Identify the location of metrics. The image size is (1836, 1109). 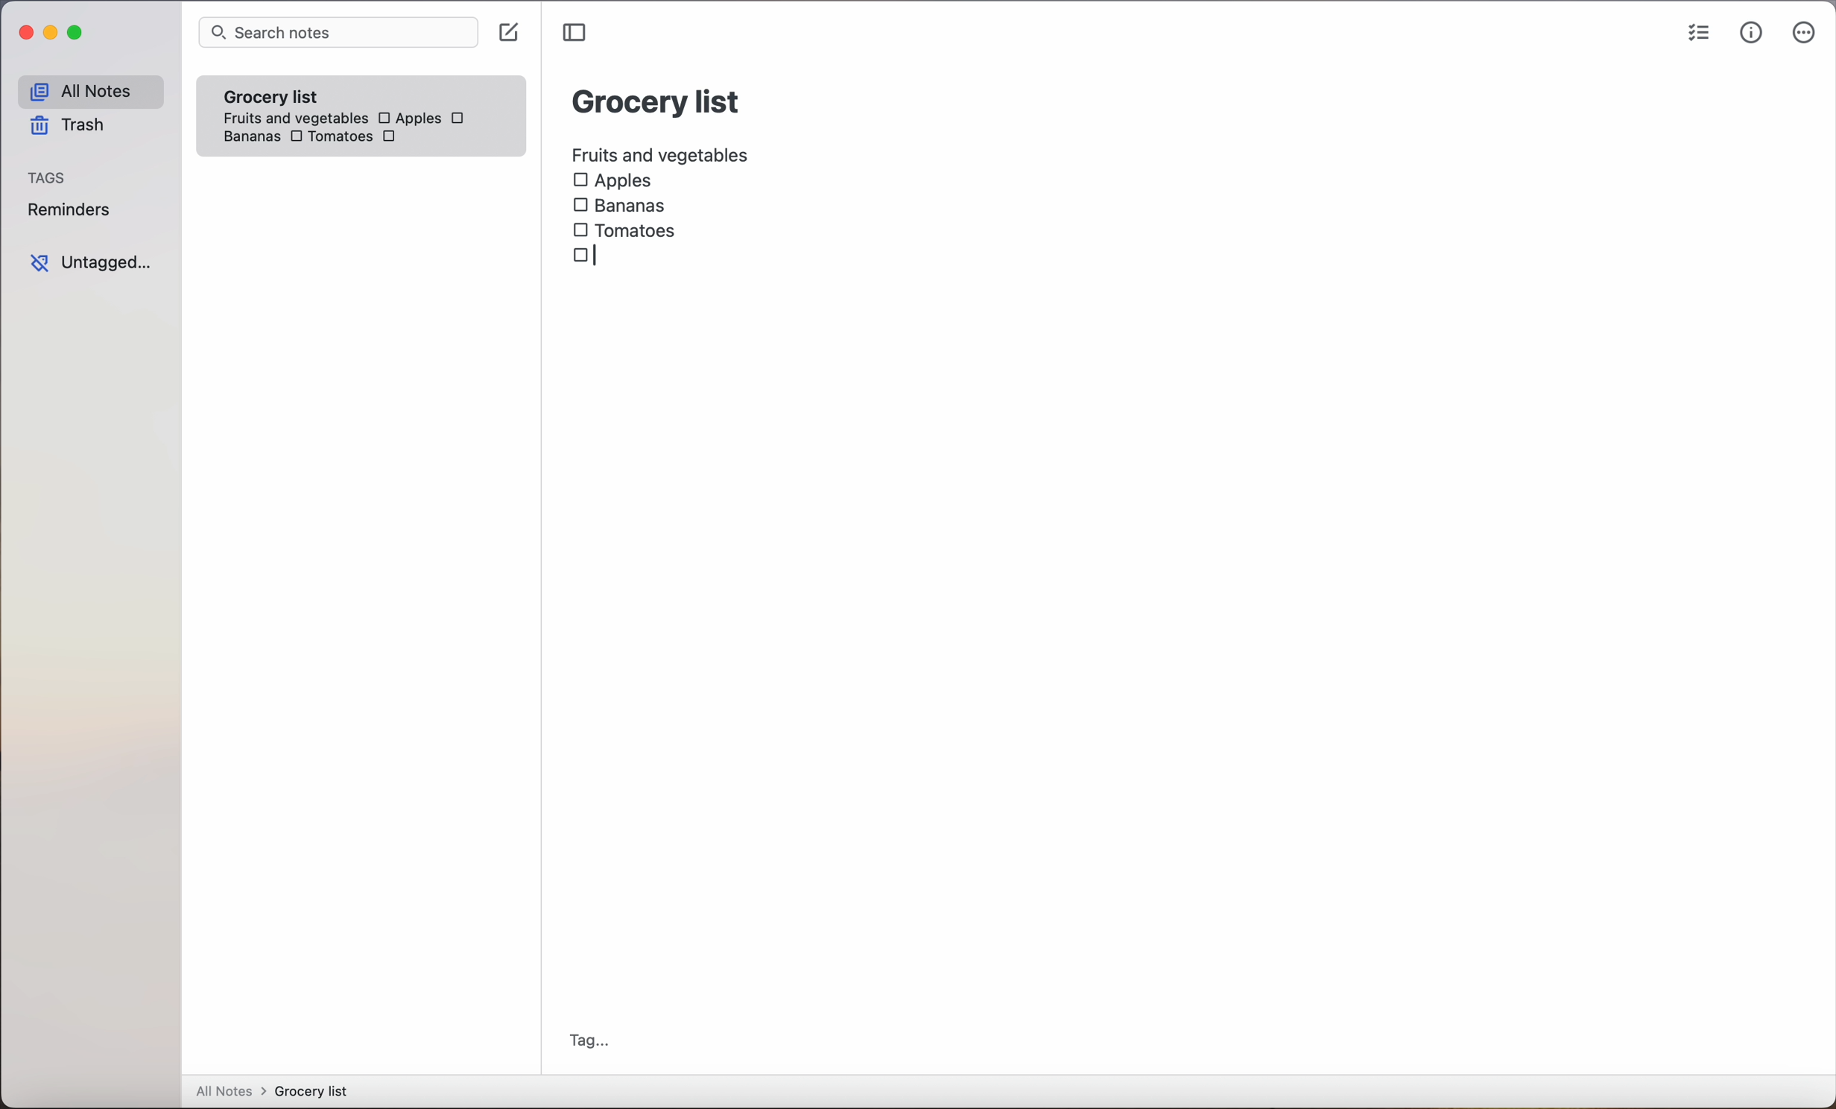
(1751, 34).